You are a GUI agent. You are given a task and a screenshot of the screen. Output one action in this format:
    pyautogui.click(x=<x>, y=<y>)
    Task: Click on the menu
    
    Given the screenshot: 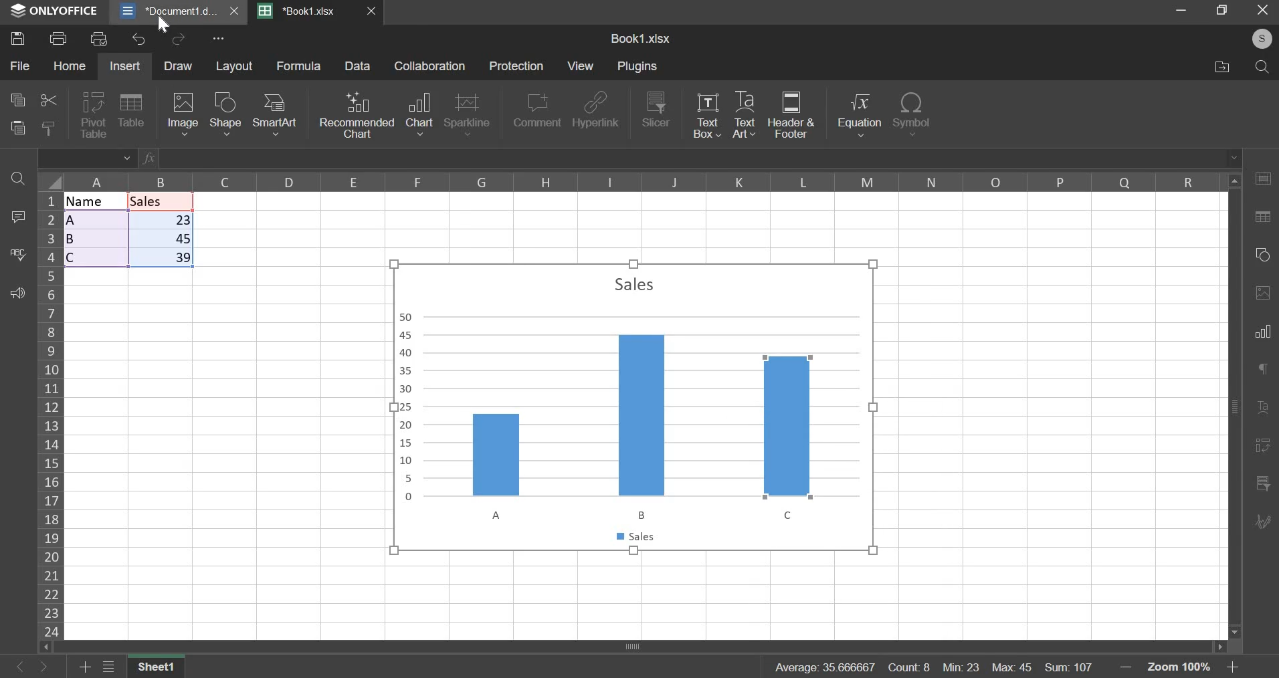 What is the action you would take?
    pyautogui.click(x=108, y=668)
    